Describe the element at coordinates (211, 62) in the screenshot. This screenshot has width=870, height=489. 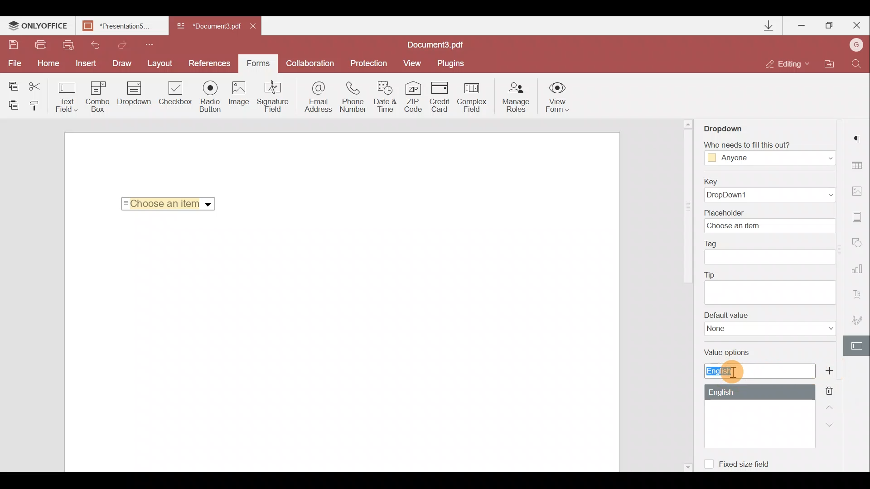
I see `References` at that location.